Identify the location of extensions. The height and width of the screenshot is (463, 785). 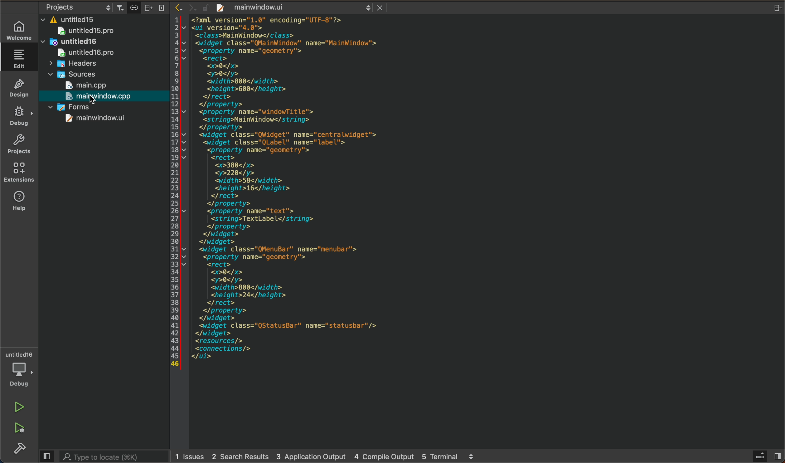
(19, 172).